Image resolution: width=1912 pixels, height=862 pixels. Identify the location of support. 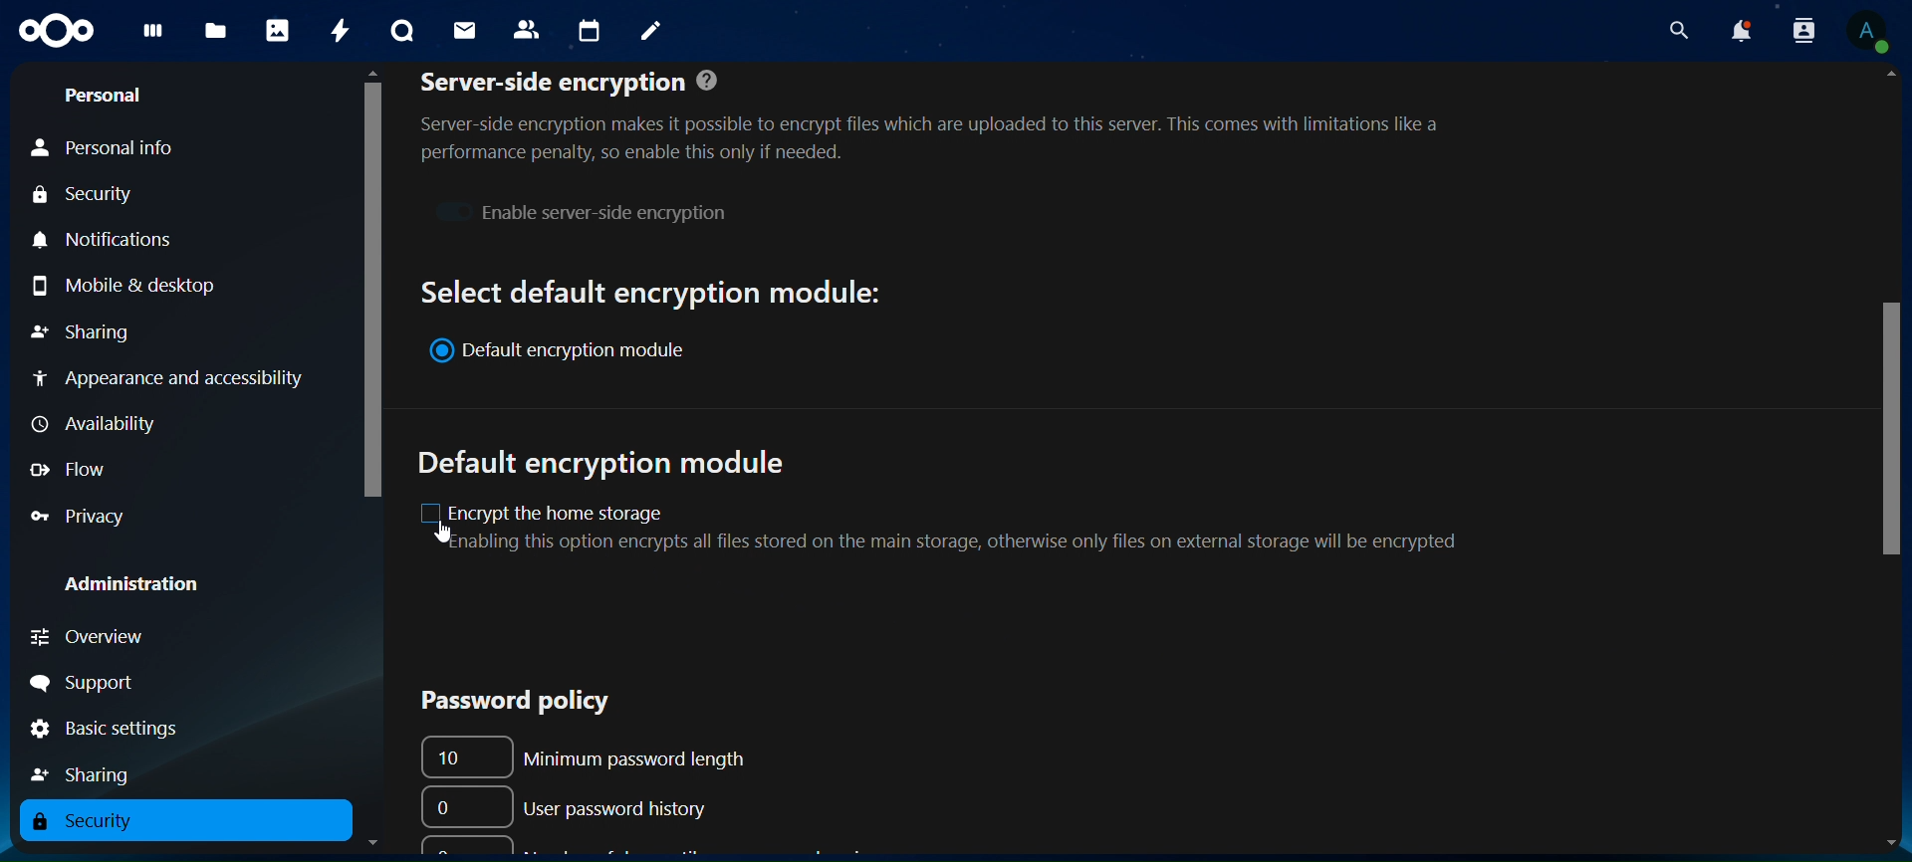
(101, 681).